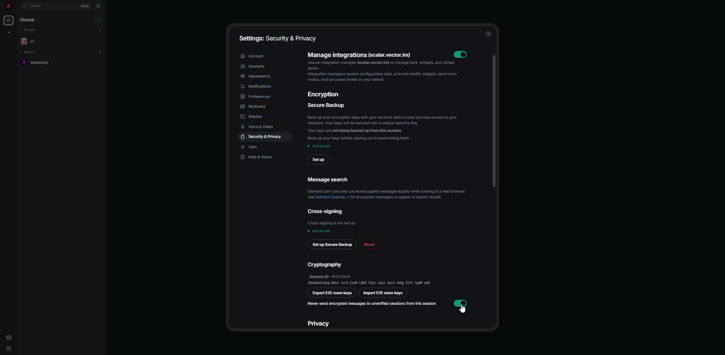 This screenshot has width=725, height=355. I want to click on scroll bar, so click(493, 118).